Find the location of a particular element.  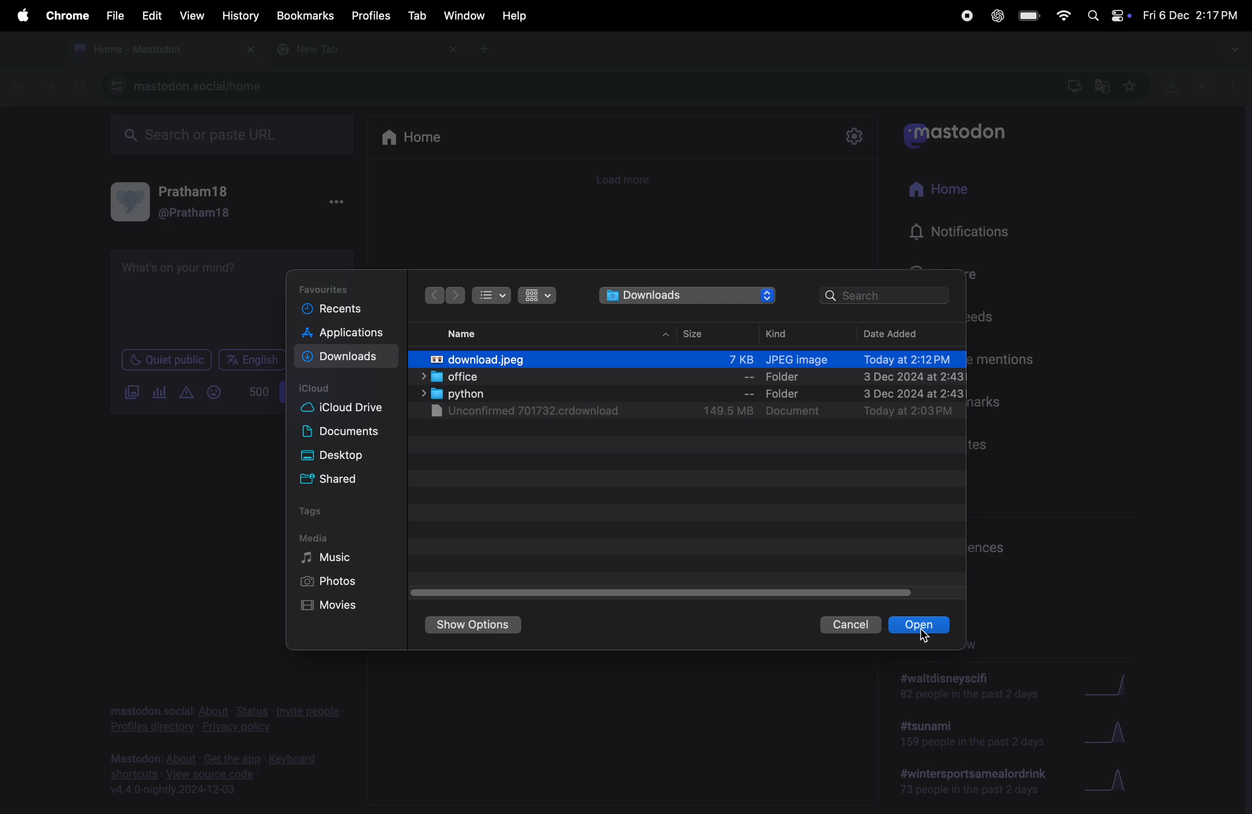

drop down is located at coordinates (1237, 50).